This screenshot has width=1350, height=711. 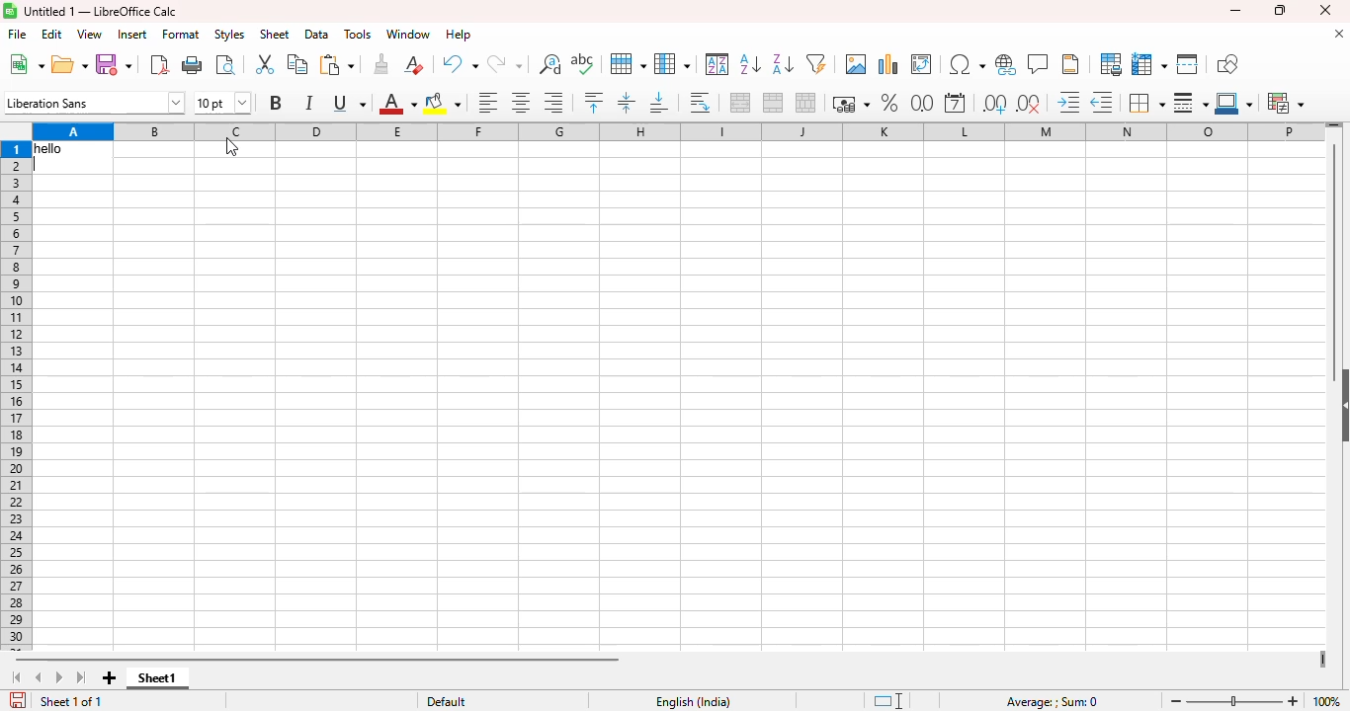 What do you see at coordinates (72, 158) in the screenshot?
I see `line break added within the cell` at bounding box center [72, 158].